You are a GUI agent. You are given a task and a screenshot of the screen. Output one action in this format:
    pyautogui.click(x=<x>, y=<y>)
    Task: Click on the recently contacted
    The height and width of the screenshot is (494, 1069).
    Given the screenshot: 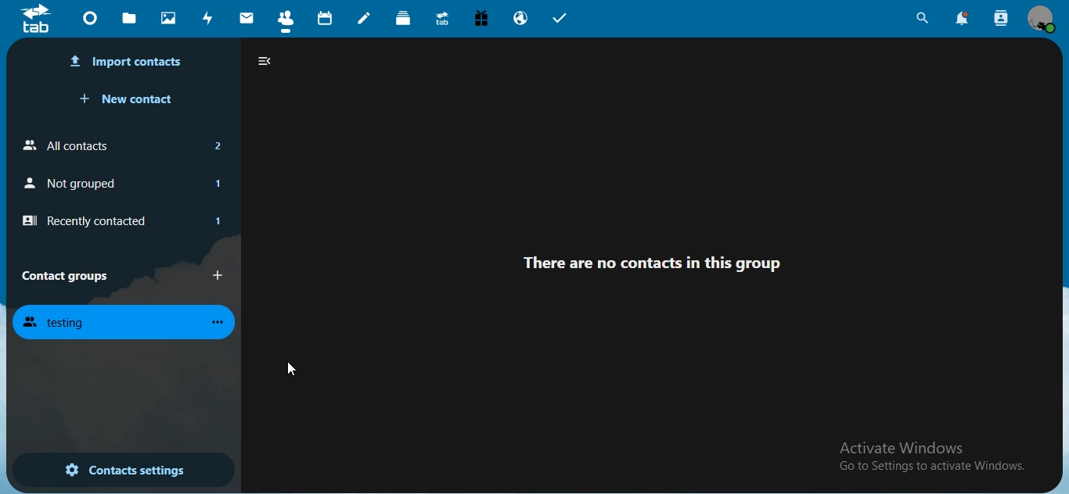 What is the action you would take?
    pyautogui.click(x=120, y=221)
    